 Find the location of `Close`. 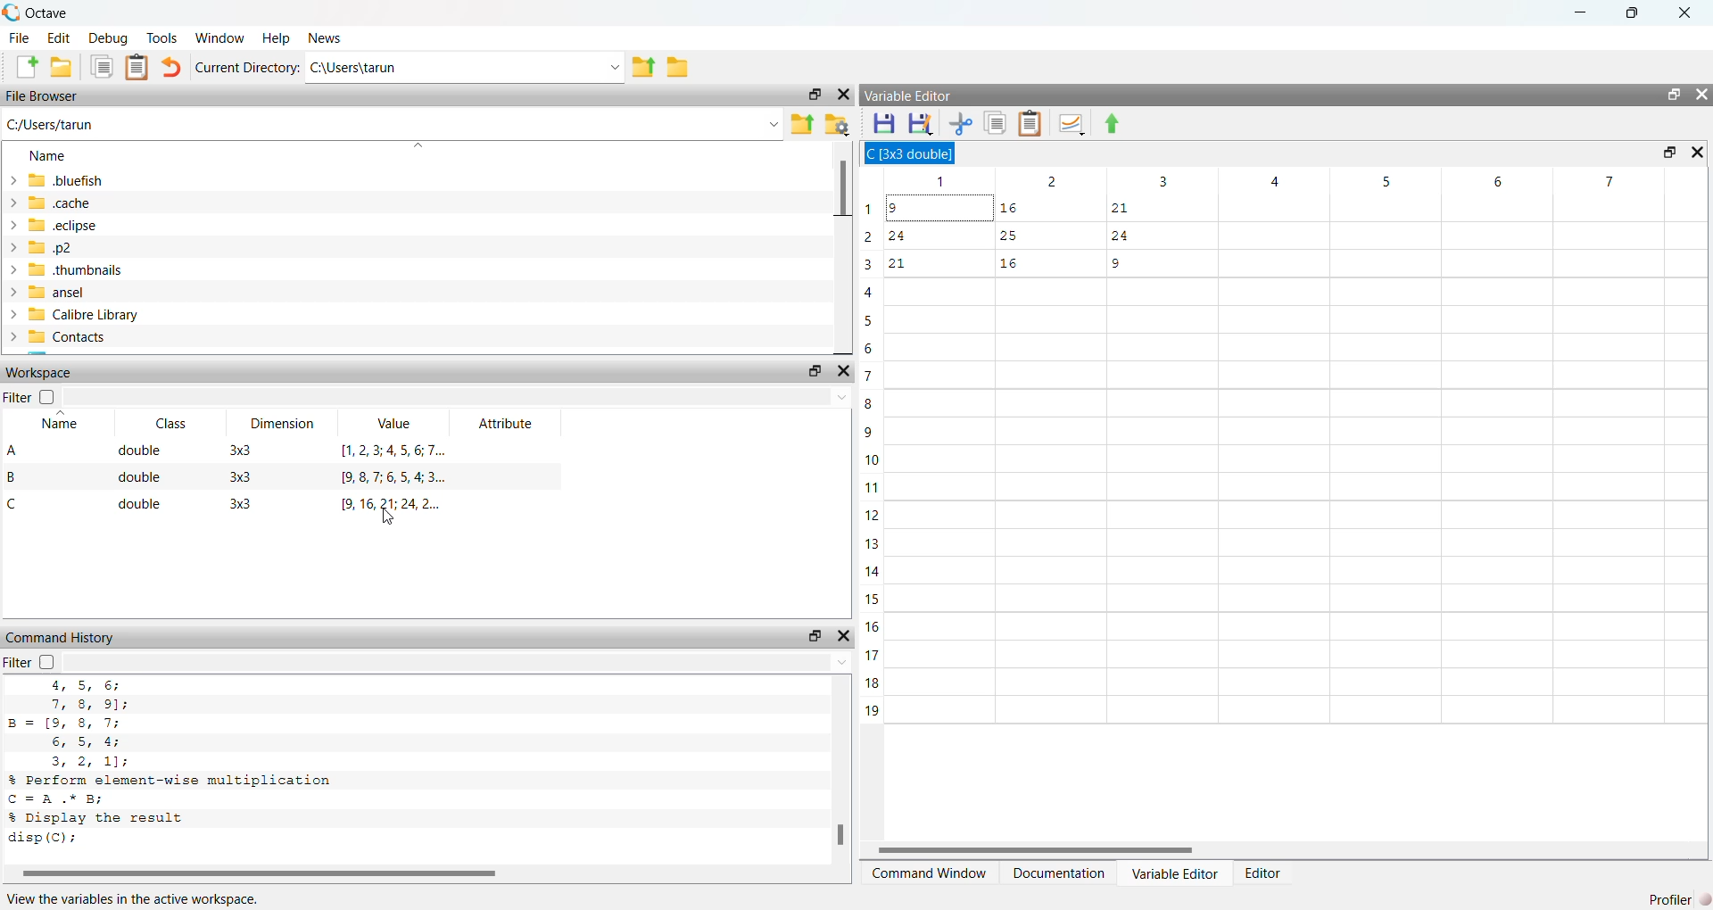

Close is located at coordinates (844, 372).